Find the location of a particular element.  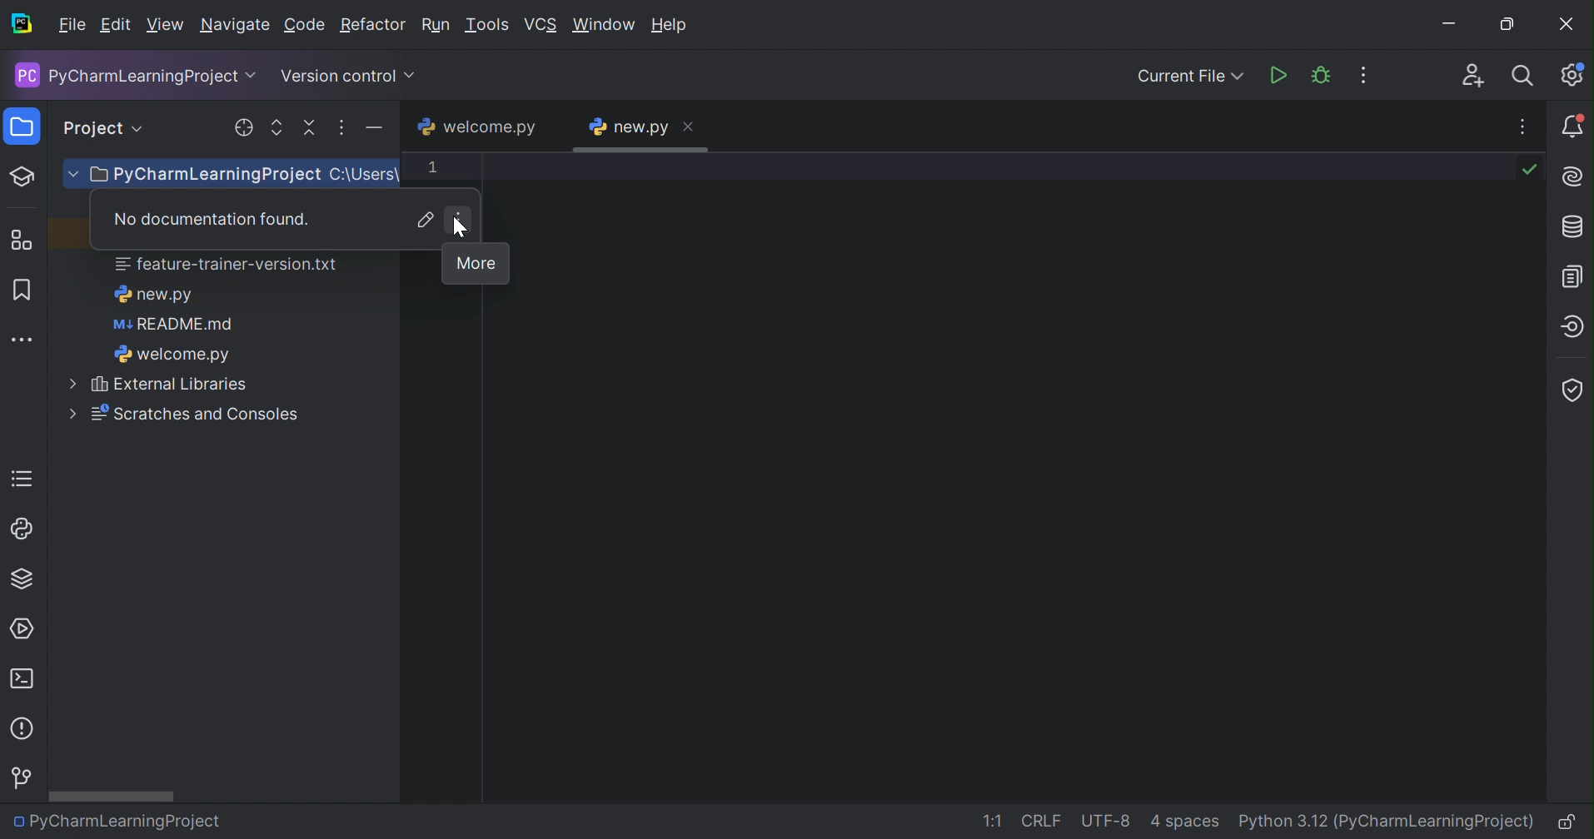

Drop down is located at coordinates (412, 76).